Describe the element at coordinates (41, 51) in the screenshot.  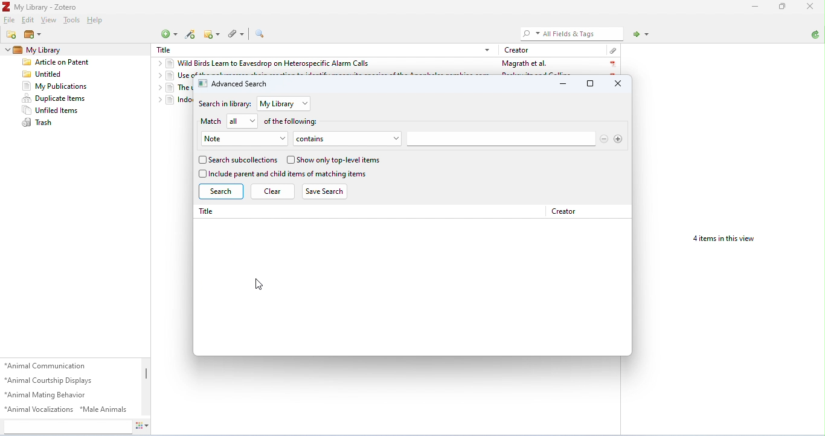
I see `my library` at that location.